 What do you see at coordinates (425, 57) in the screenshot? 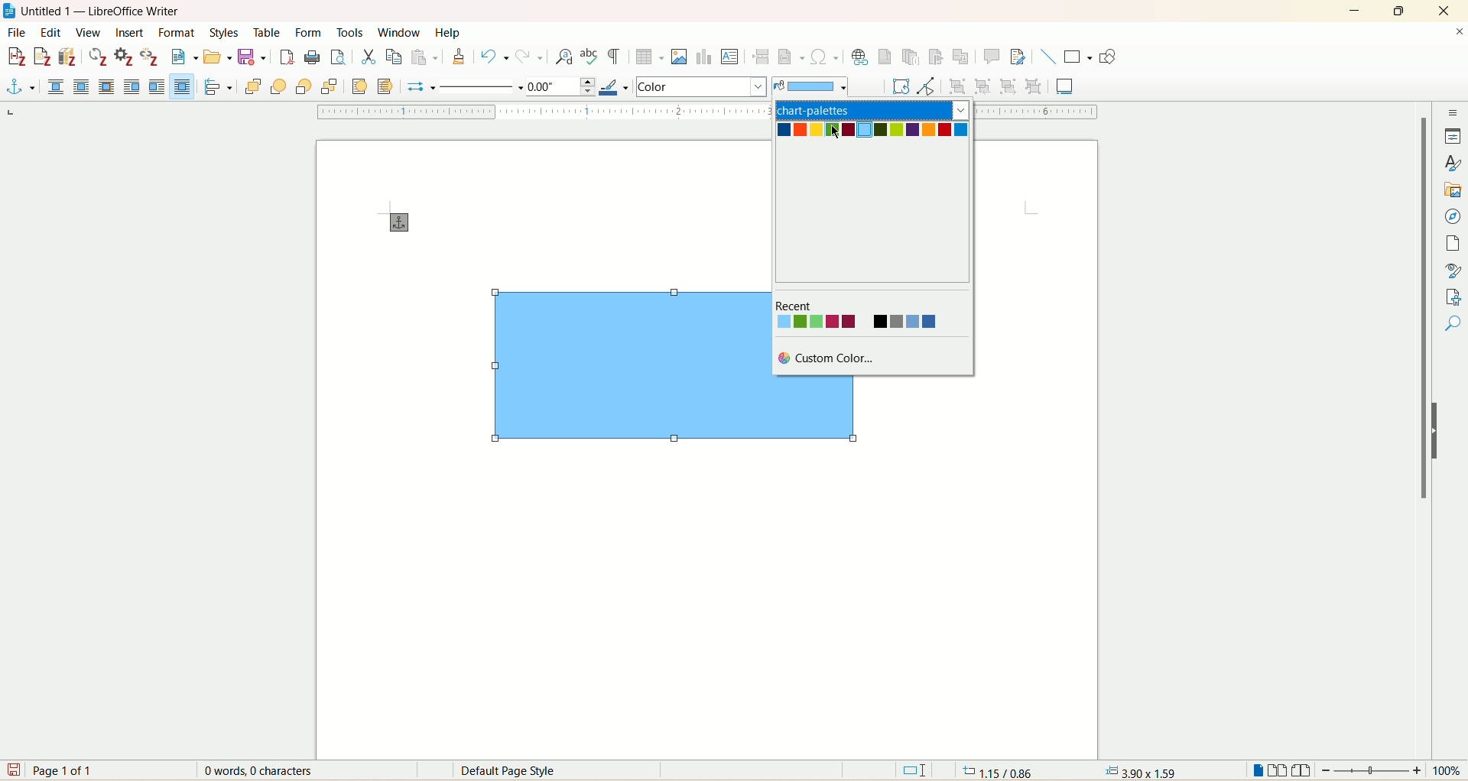
I see `paste` at bounding box center [425, 57].